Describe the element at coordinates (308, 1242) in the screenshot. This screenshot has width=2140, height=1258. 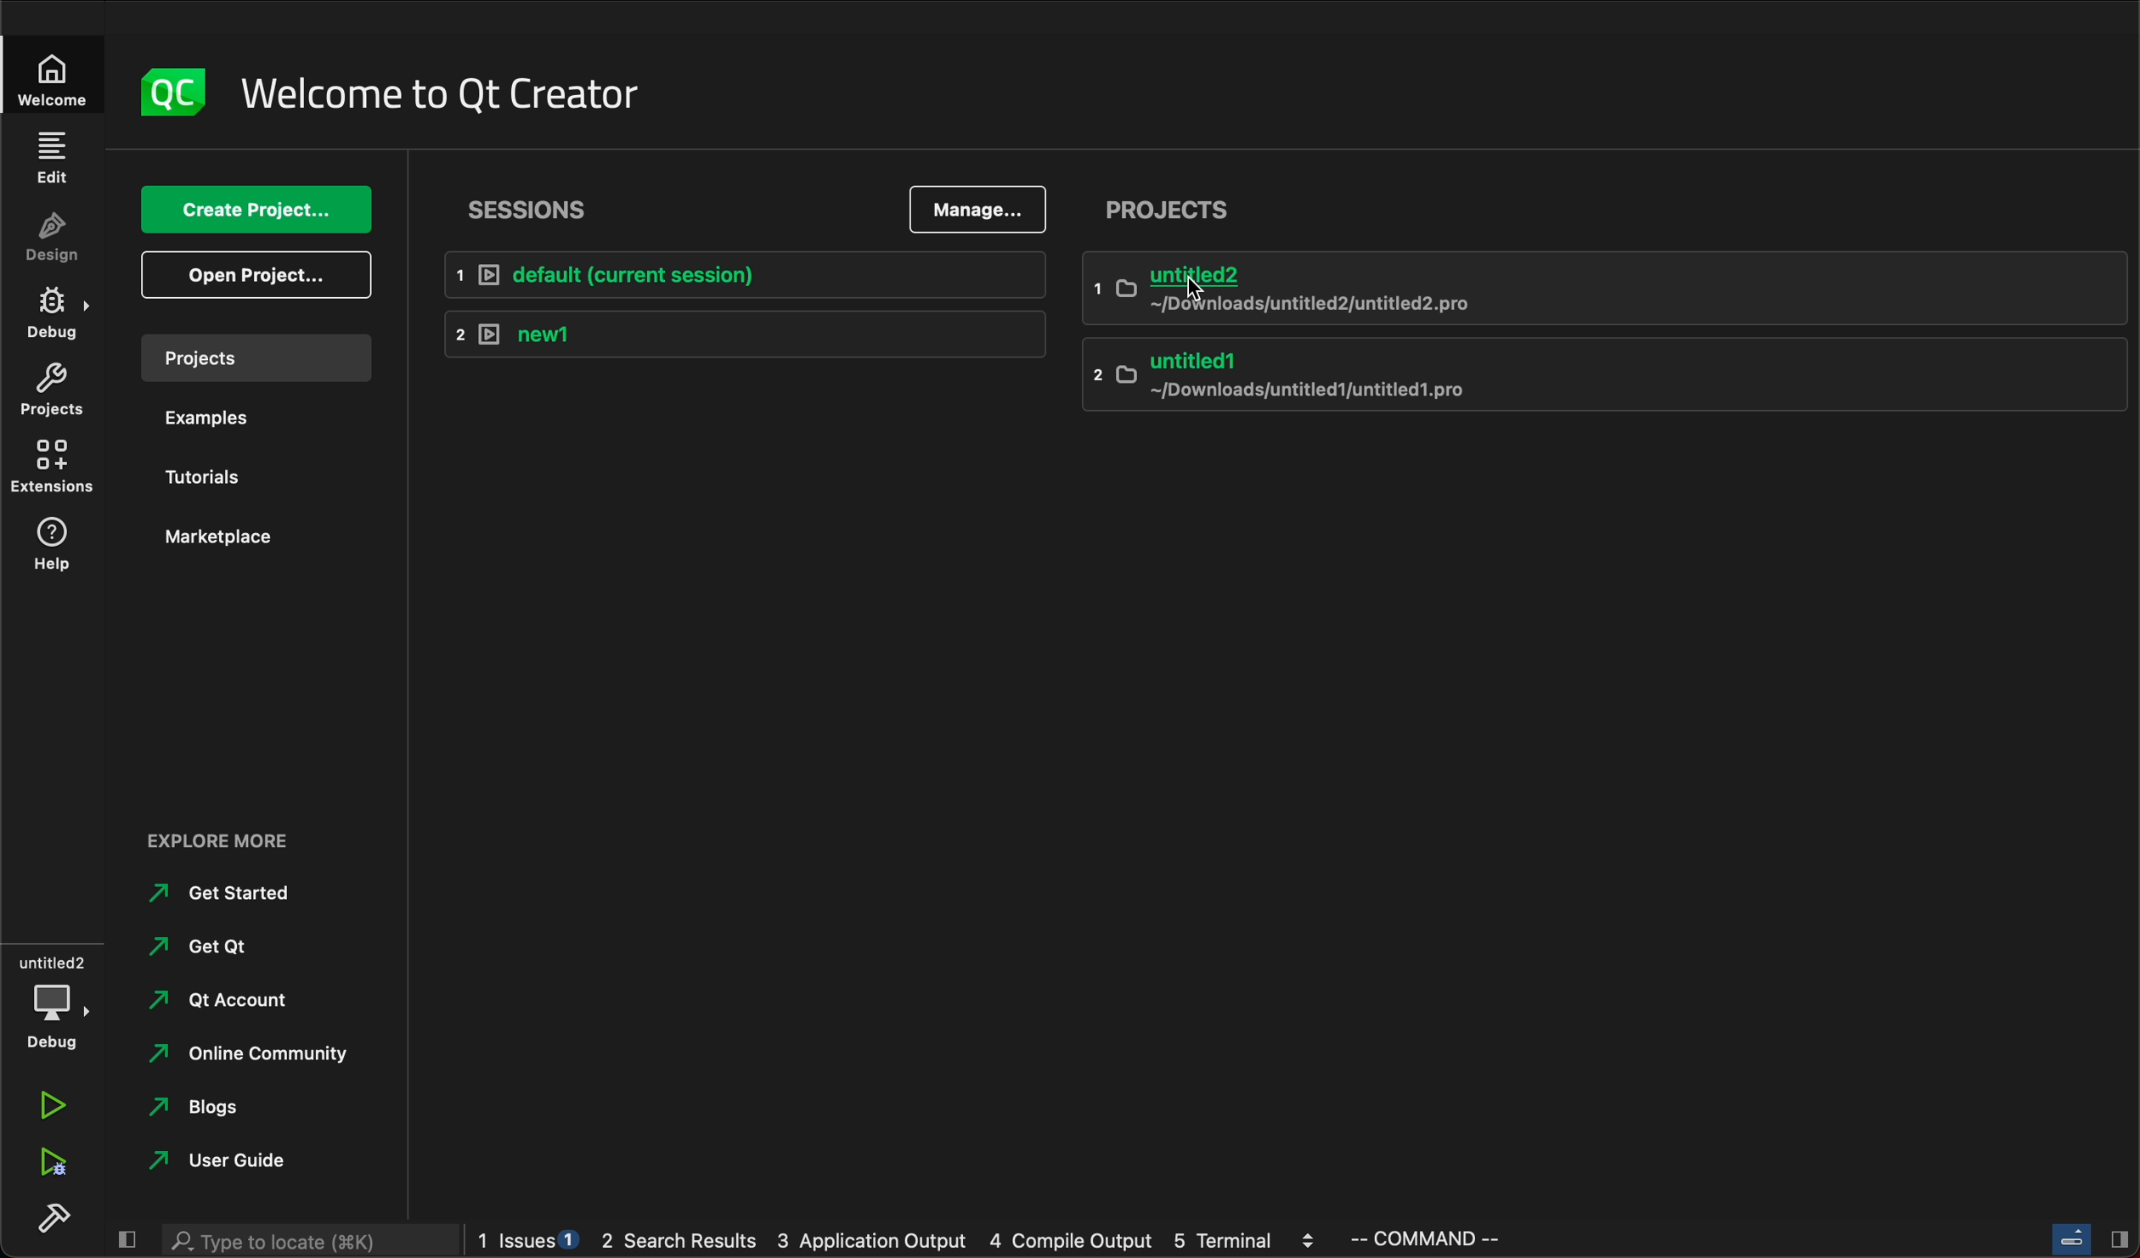
I see `search` at that location.